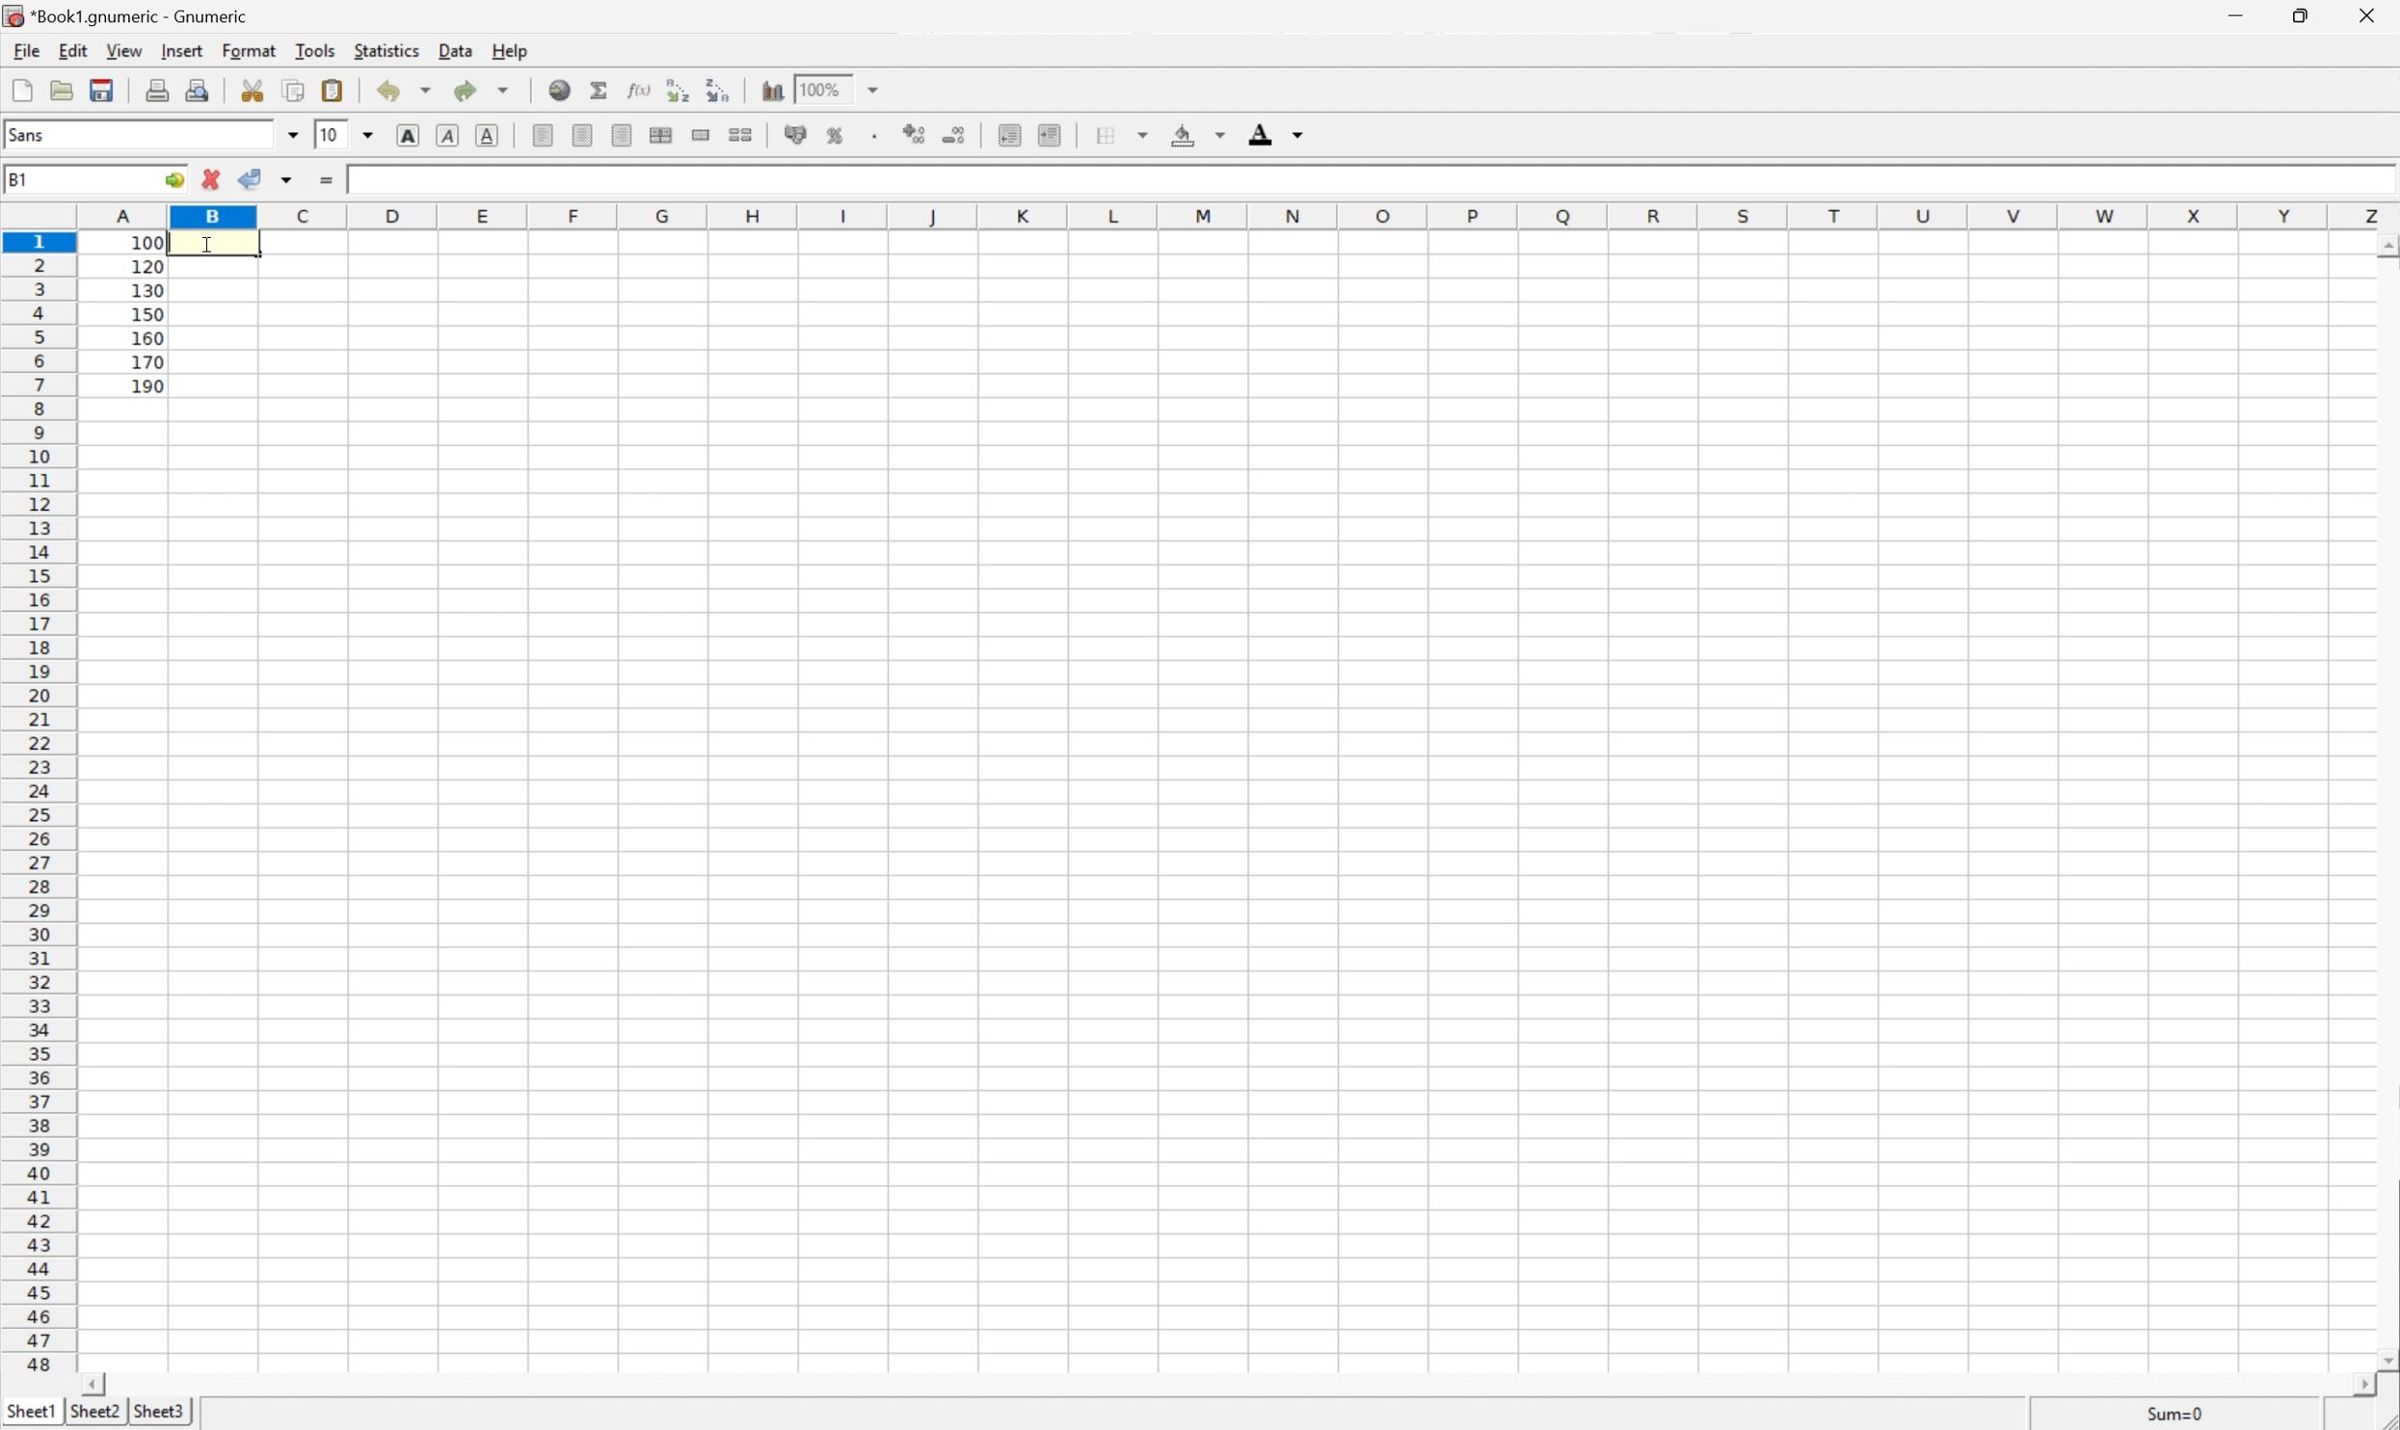 This screenshot has height=1430, width=2400. What do you see at coordinates (2365, 18) in the screenshot?
I see `Close` at bounding box center [2365, 18].